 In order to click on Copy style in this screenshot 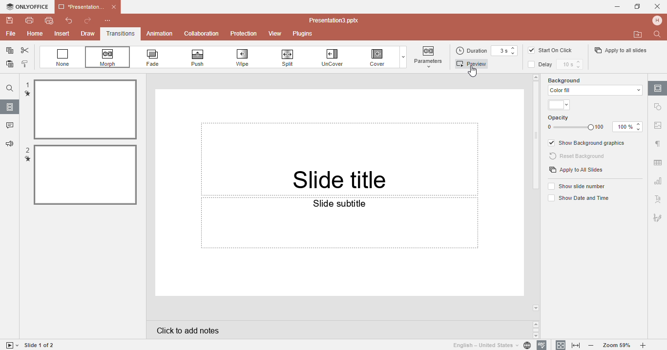, I will do `click(25, 65)`.